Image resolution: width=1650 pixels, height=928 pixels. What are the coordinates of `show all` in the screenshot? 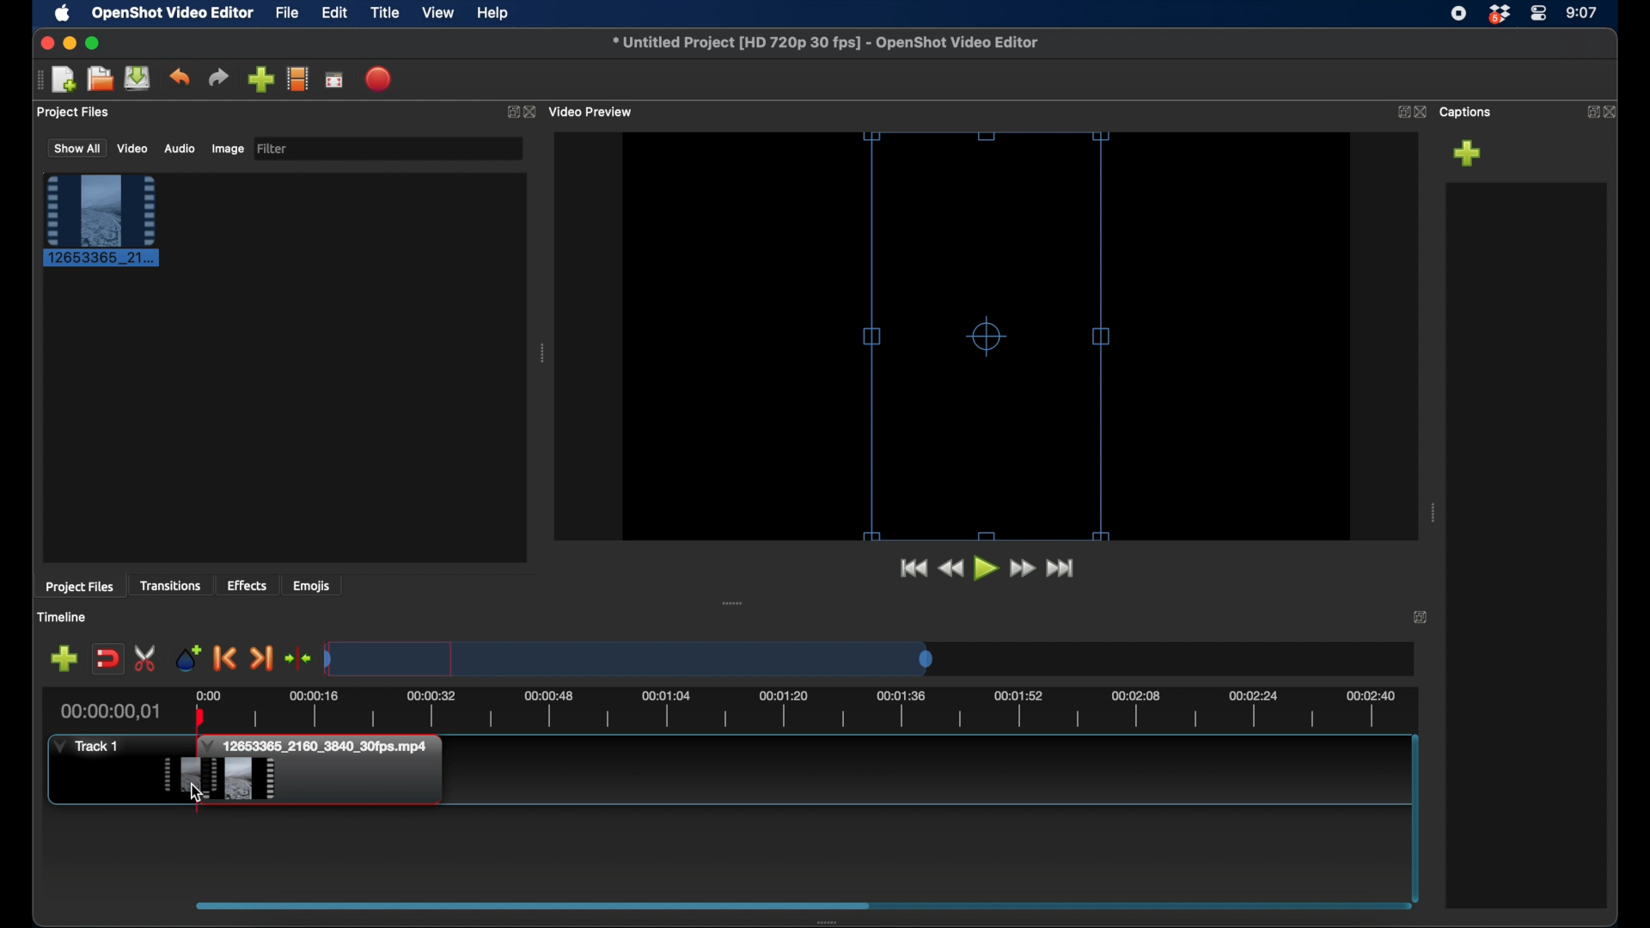 It's located at (75, 150).